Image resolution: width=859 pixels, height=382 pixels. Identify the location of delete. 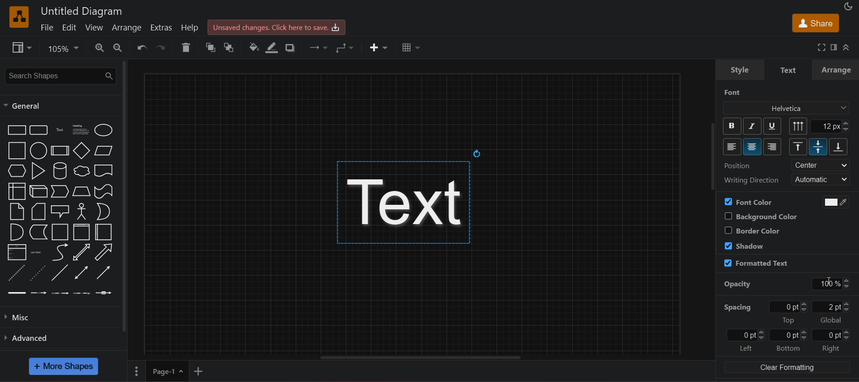
(186, 47).